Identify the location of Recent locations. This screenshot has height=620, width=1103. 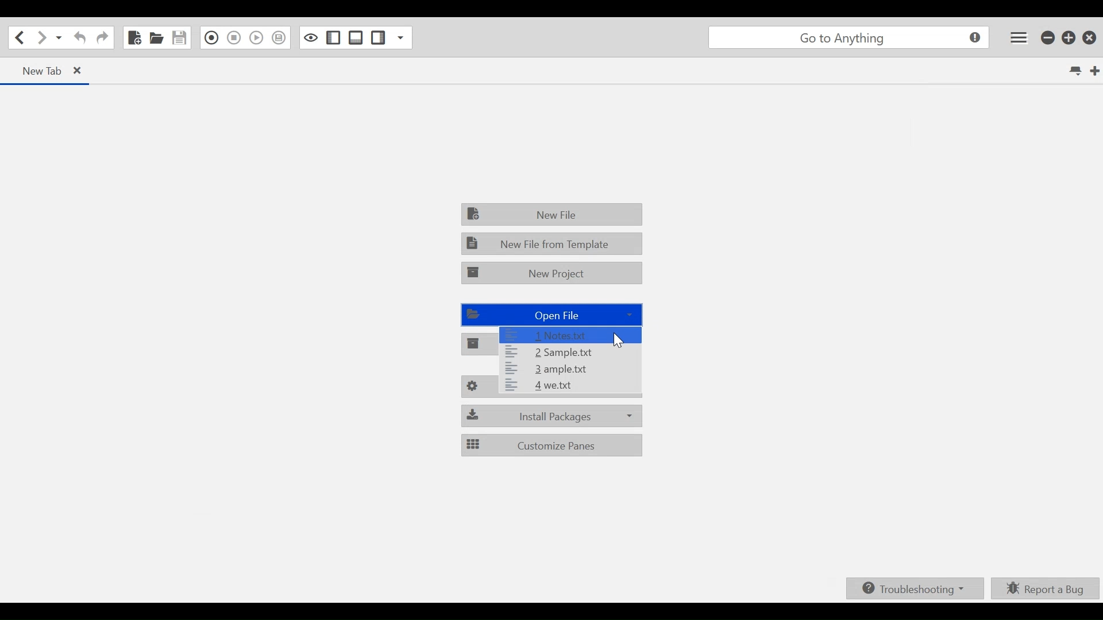
(59, 37).